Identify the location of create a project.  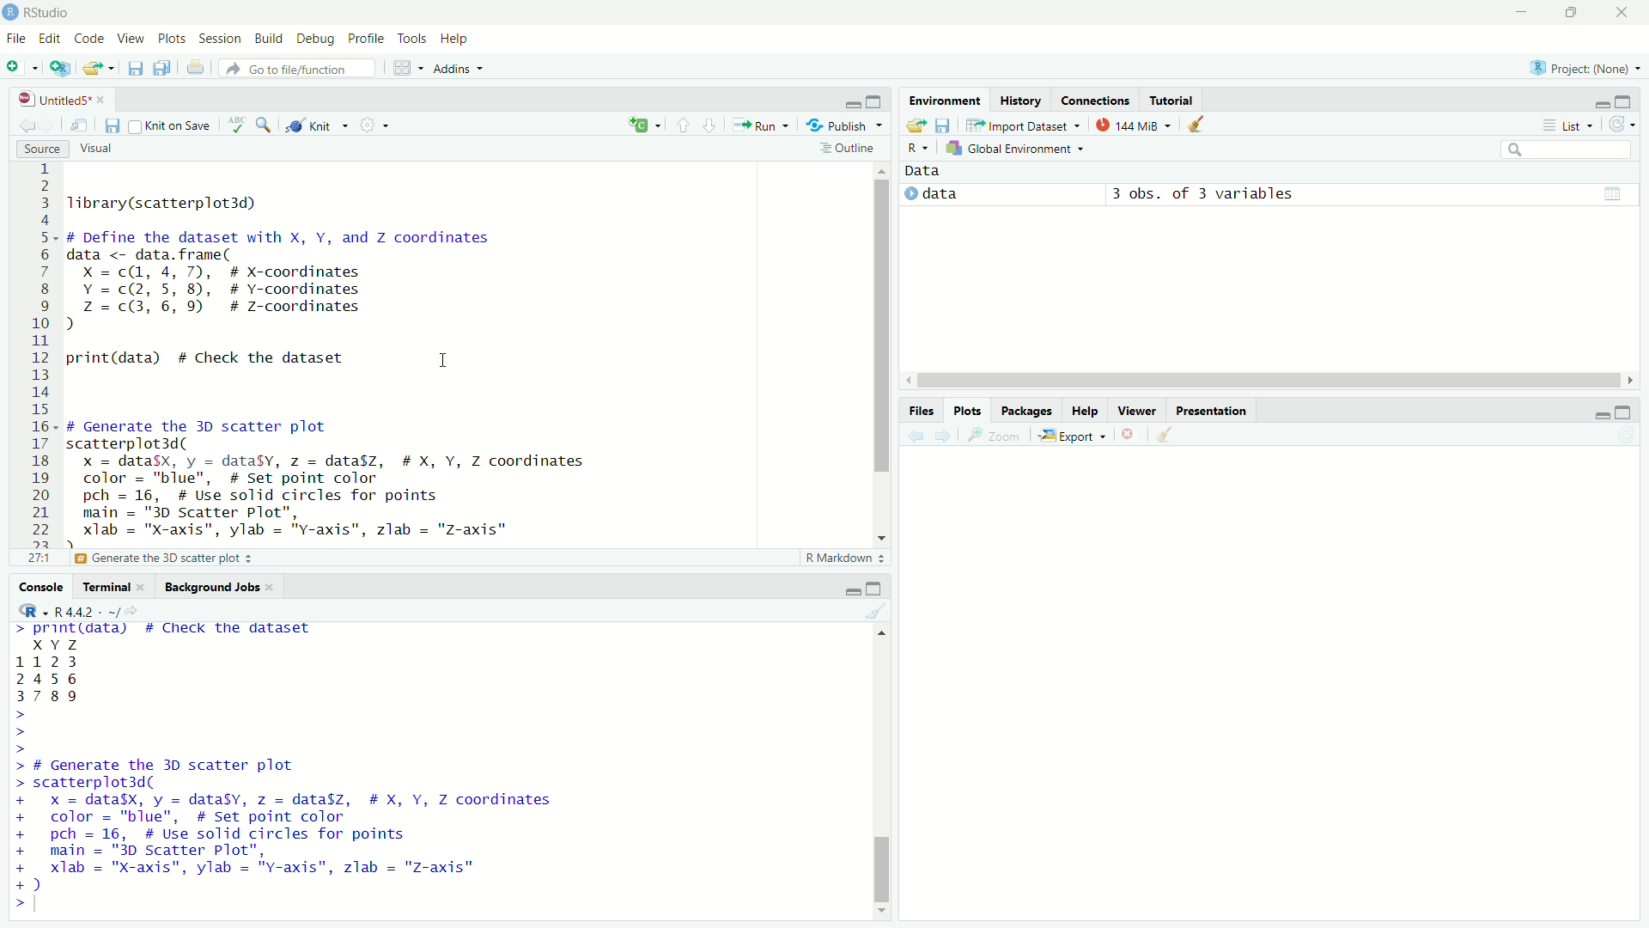
(58, 67).